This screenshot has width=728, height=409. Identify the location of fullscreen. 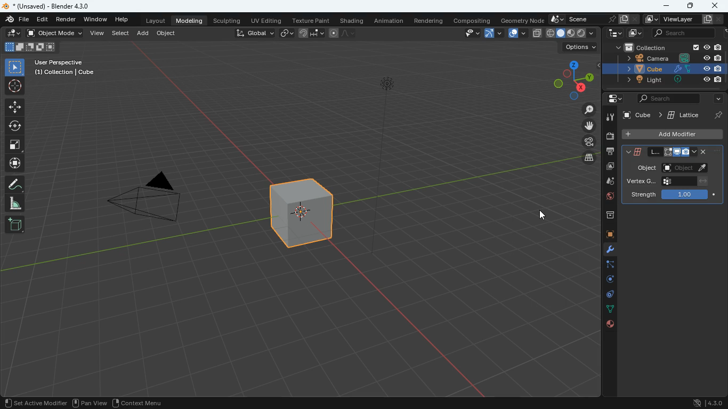
(17, 145).